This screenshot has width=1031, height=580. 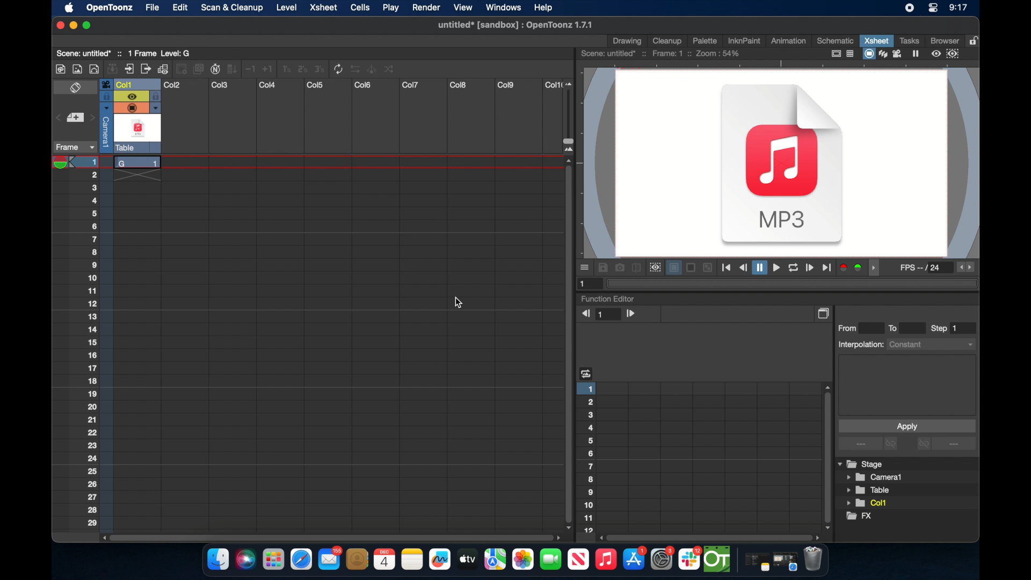 What do you see at coordinates (103, 115) in the screenshot?
I see `column selected` at bounding box center [103, 115].